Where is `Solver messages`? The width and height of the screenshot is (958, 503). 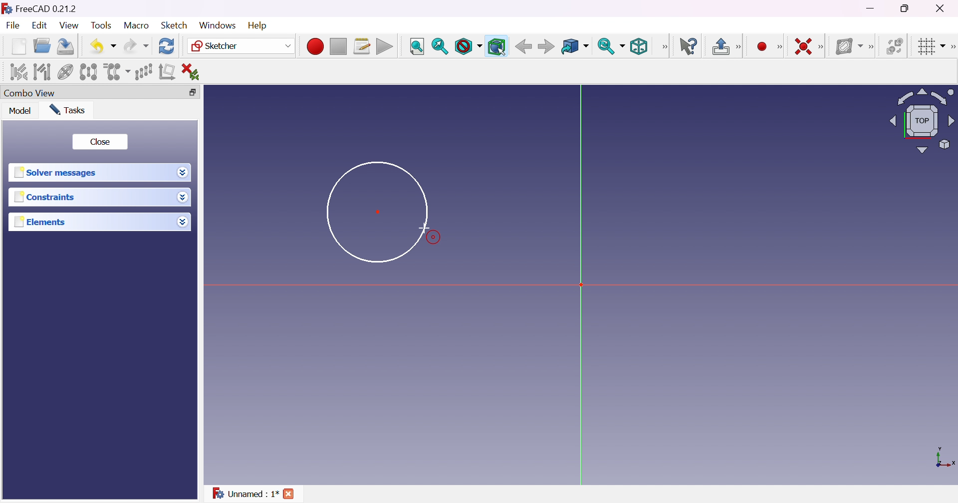
Solver messages is located at coordinates (57, 171).